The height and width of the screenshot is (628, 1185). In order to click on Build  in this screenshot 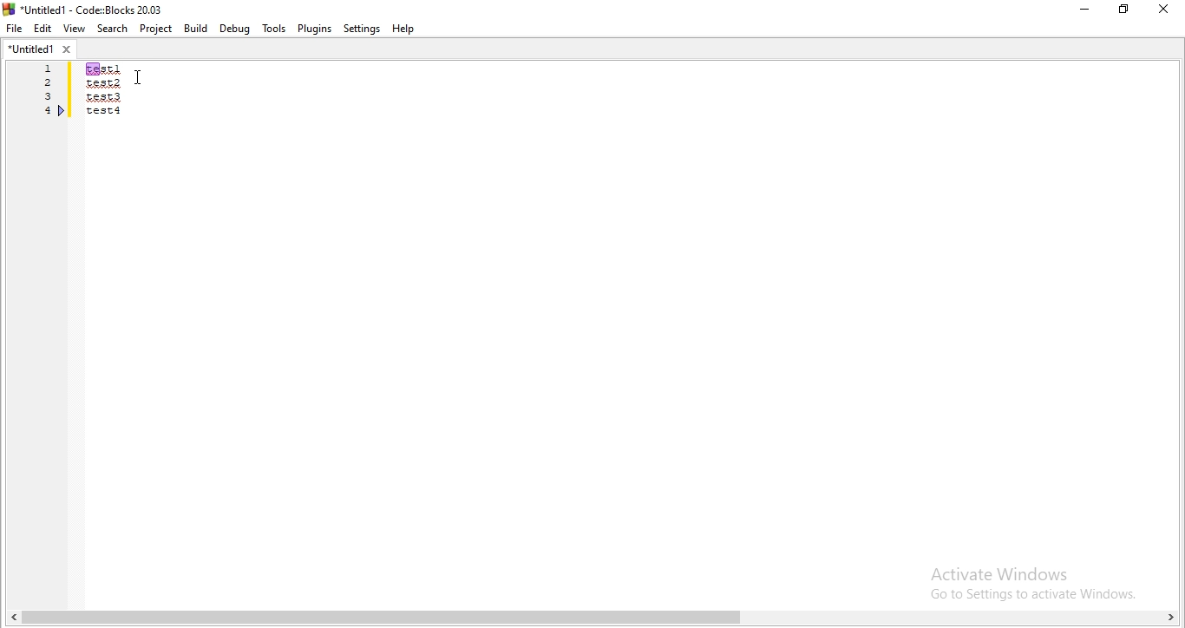, I will do `click(196, 28)`.